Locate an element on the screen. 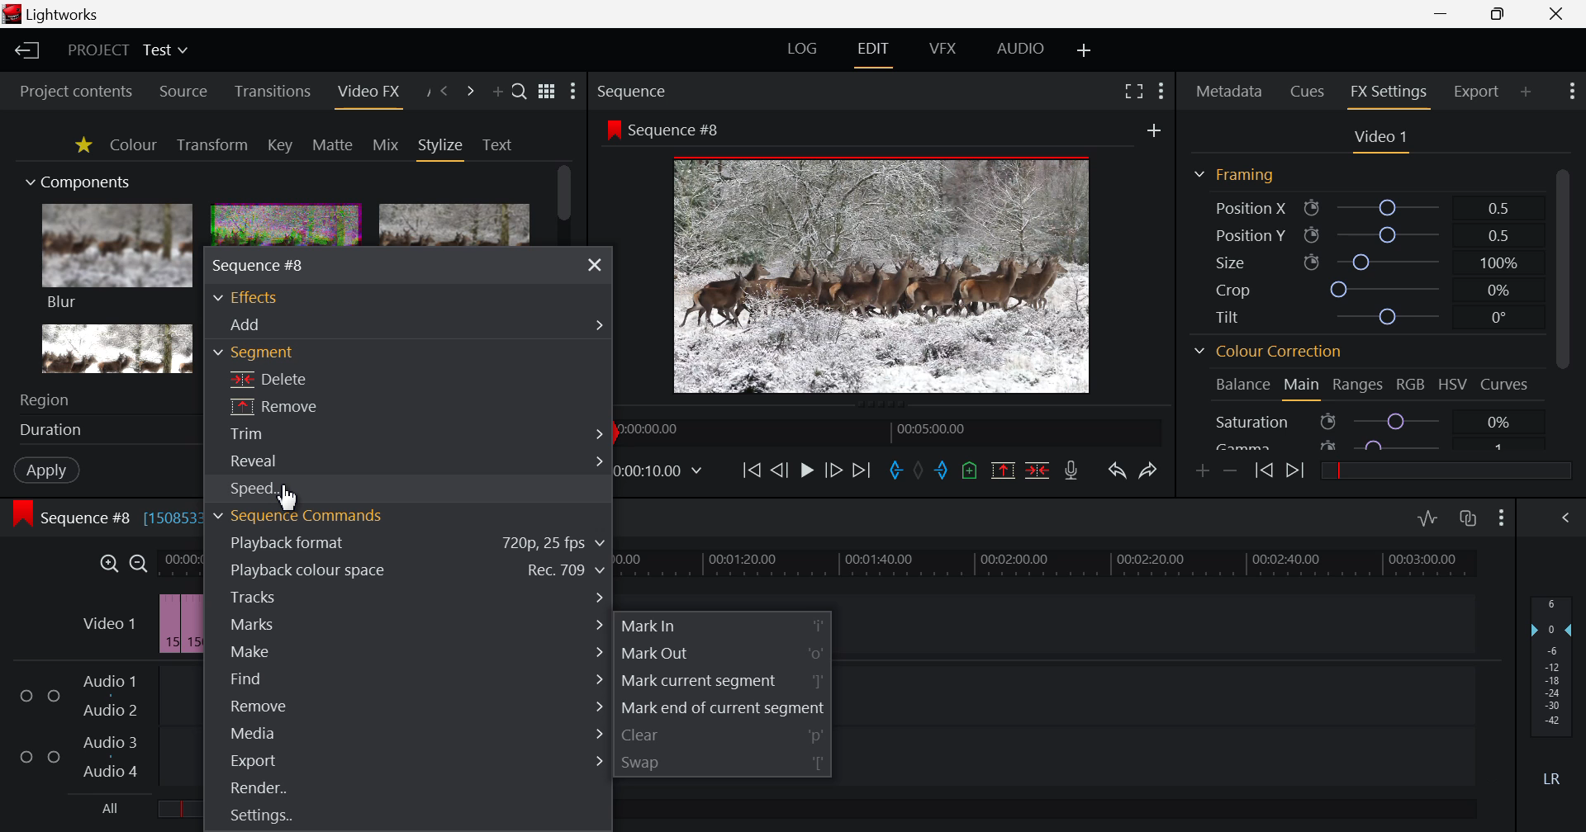 This screenshot has height=832, width=1586. cursor is located at coordinates (287, 499).